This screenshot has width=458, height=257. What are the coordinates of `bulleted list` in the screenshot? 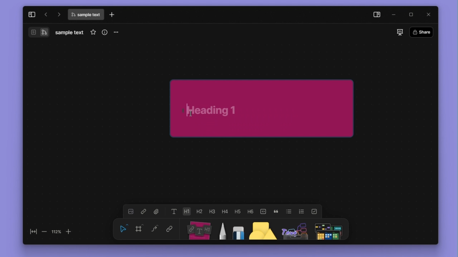 It's located at (289, 211).